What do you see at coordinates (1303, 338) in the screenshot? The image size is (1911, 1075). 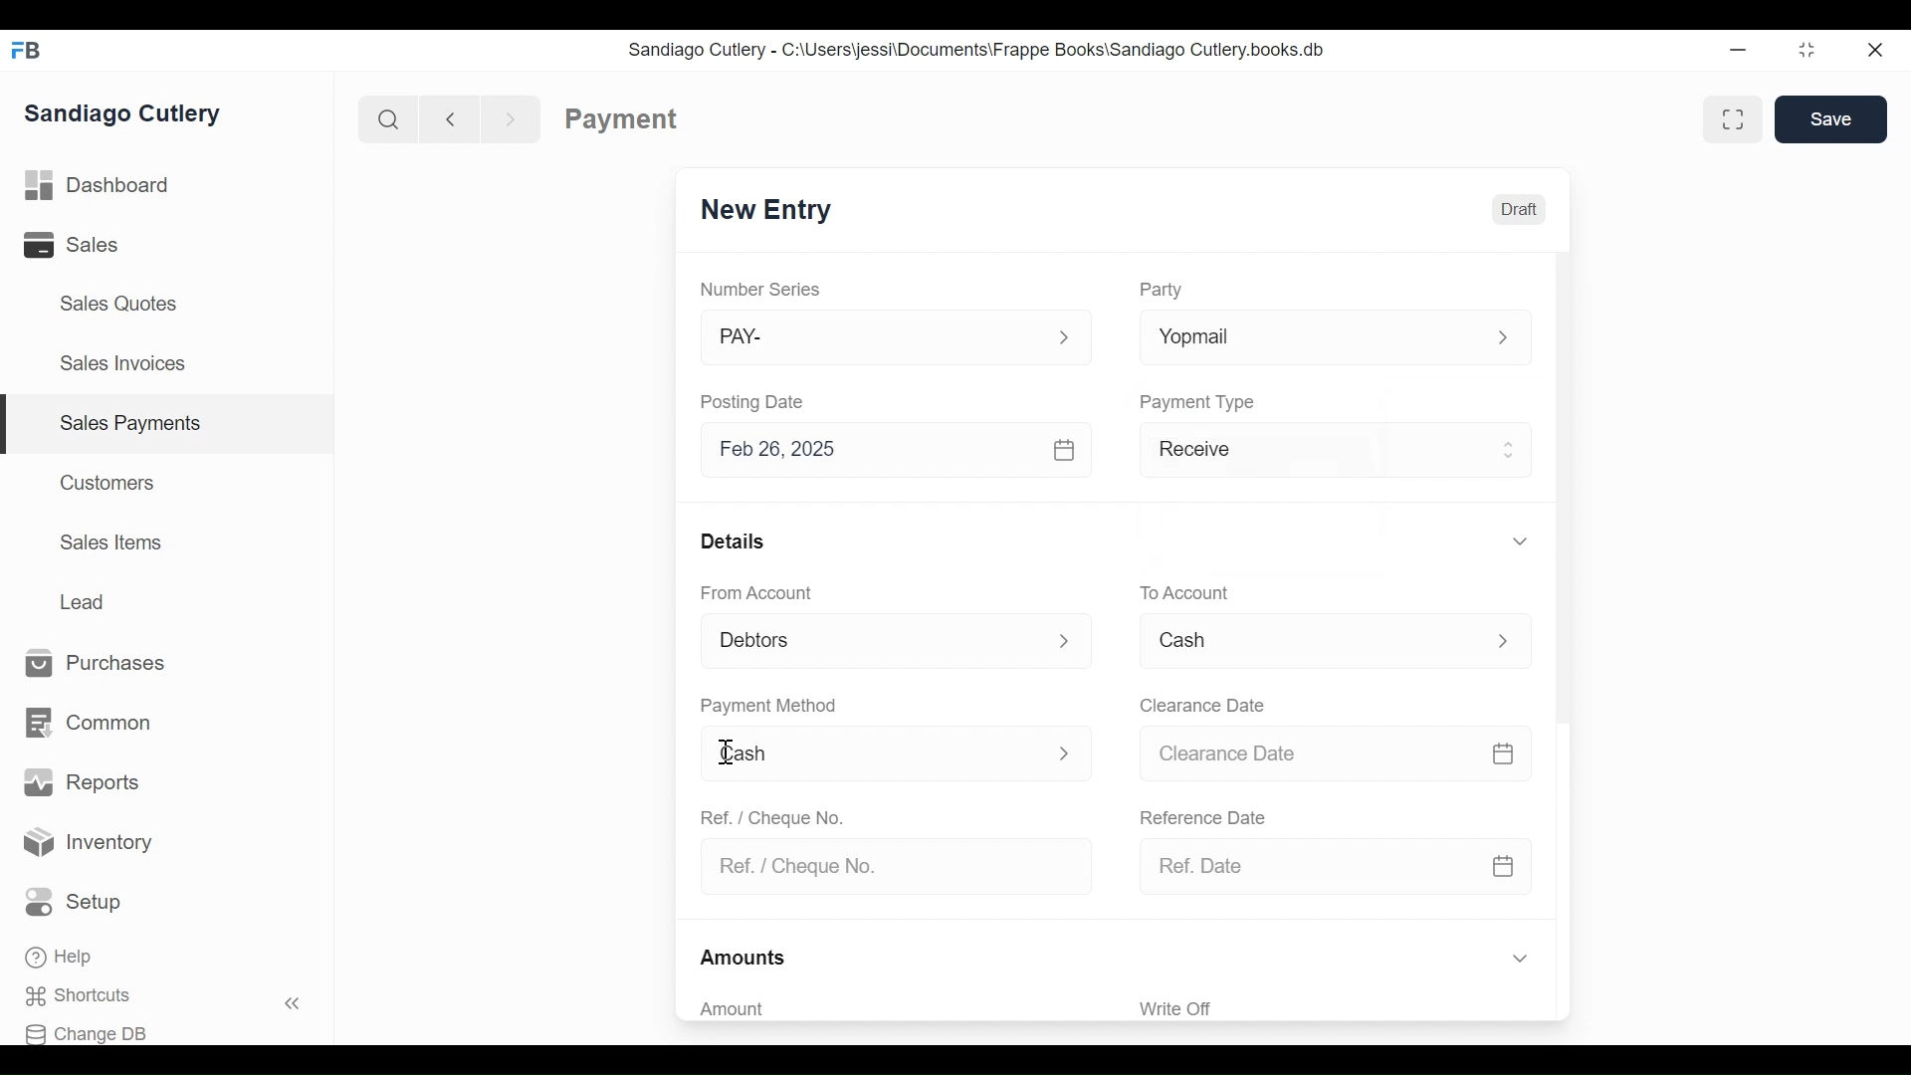 I see `Yopmail` at bounding box center [1303, 338].